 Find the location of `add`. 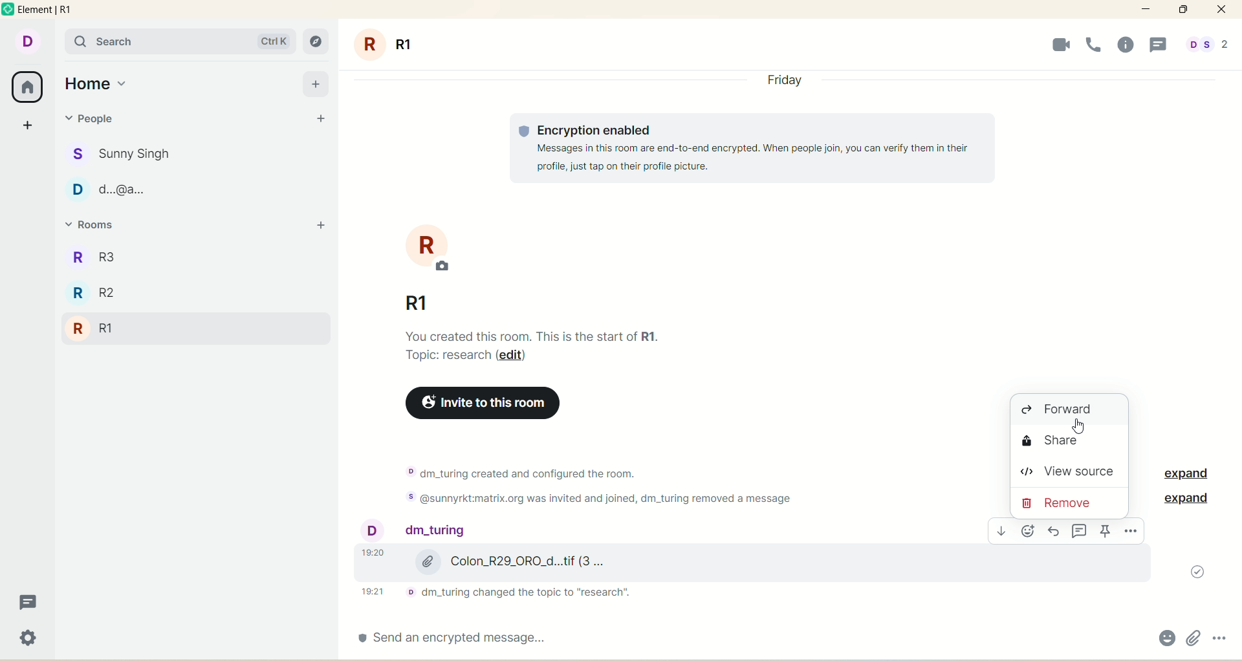

add is located at coordinates (320, 225).